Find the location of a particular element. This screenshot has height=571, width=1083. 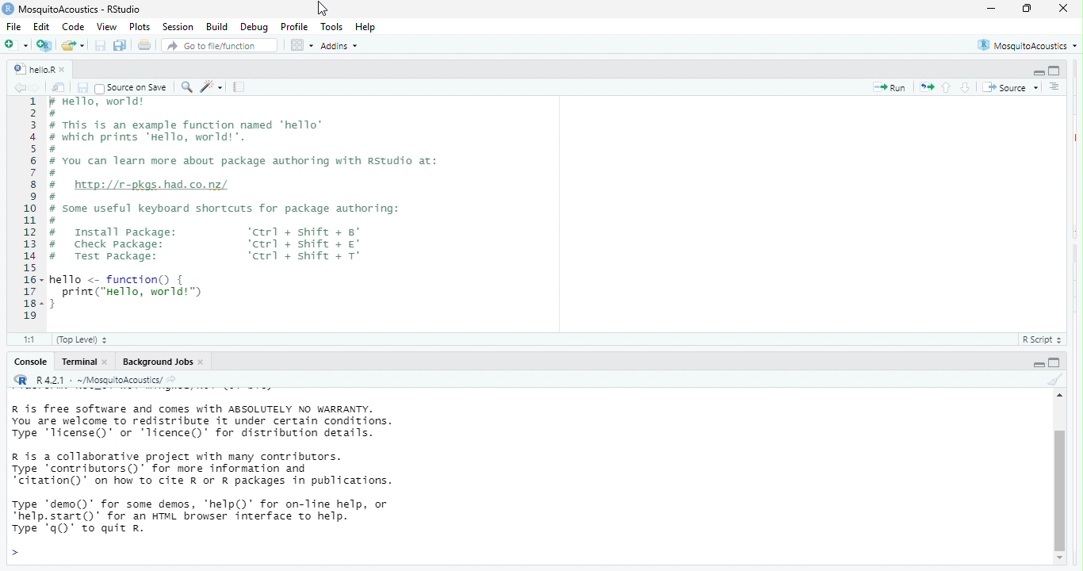

go to next section/chunk is located at coordinates (964, 88).